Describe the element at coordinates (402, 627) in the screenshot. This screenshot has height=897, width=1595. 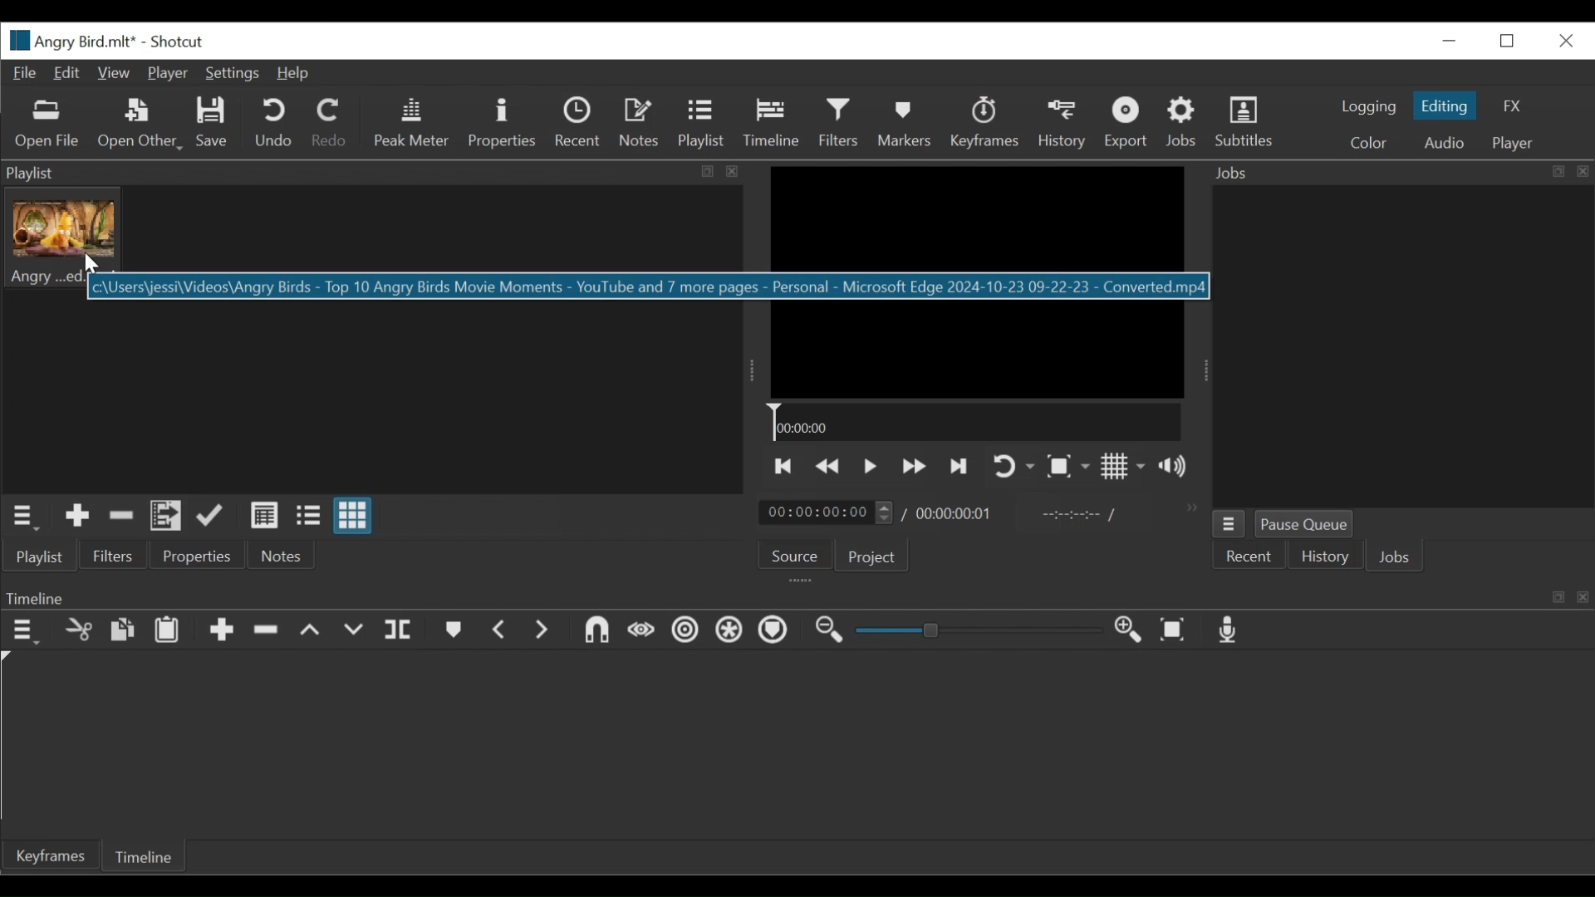
I see `split` at that location.